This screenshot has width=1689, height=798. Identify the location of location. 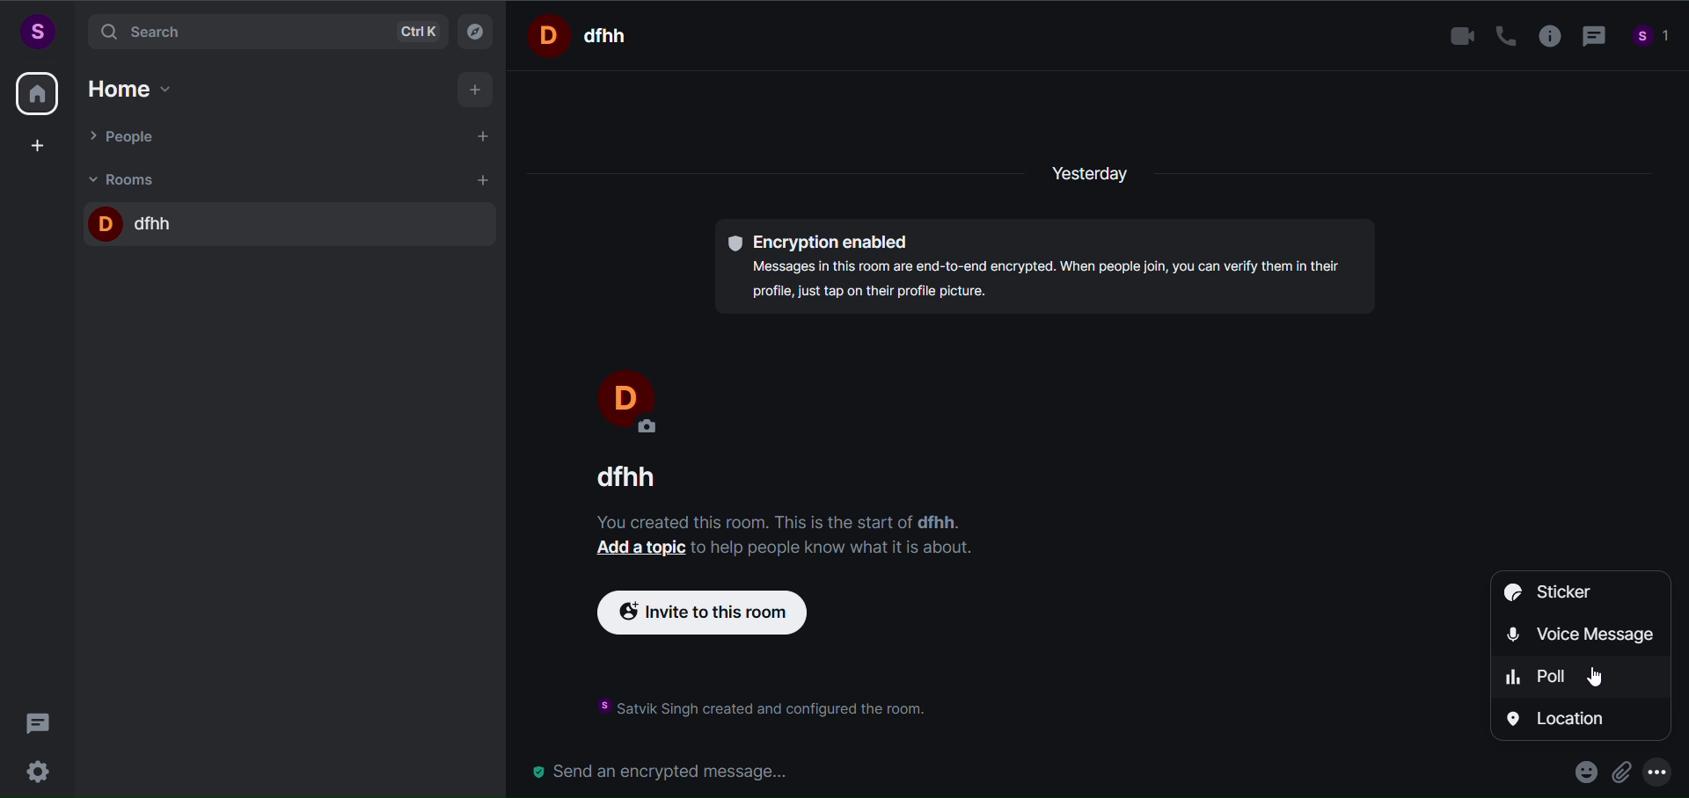
(1564, 721).